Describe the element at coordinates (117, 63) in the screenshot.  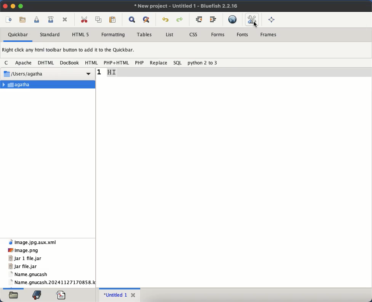
I see `php+html` at that location.